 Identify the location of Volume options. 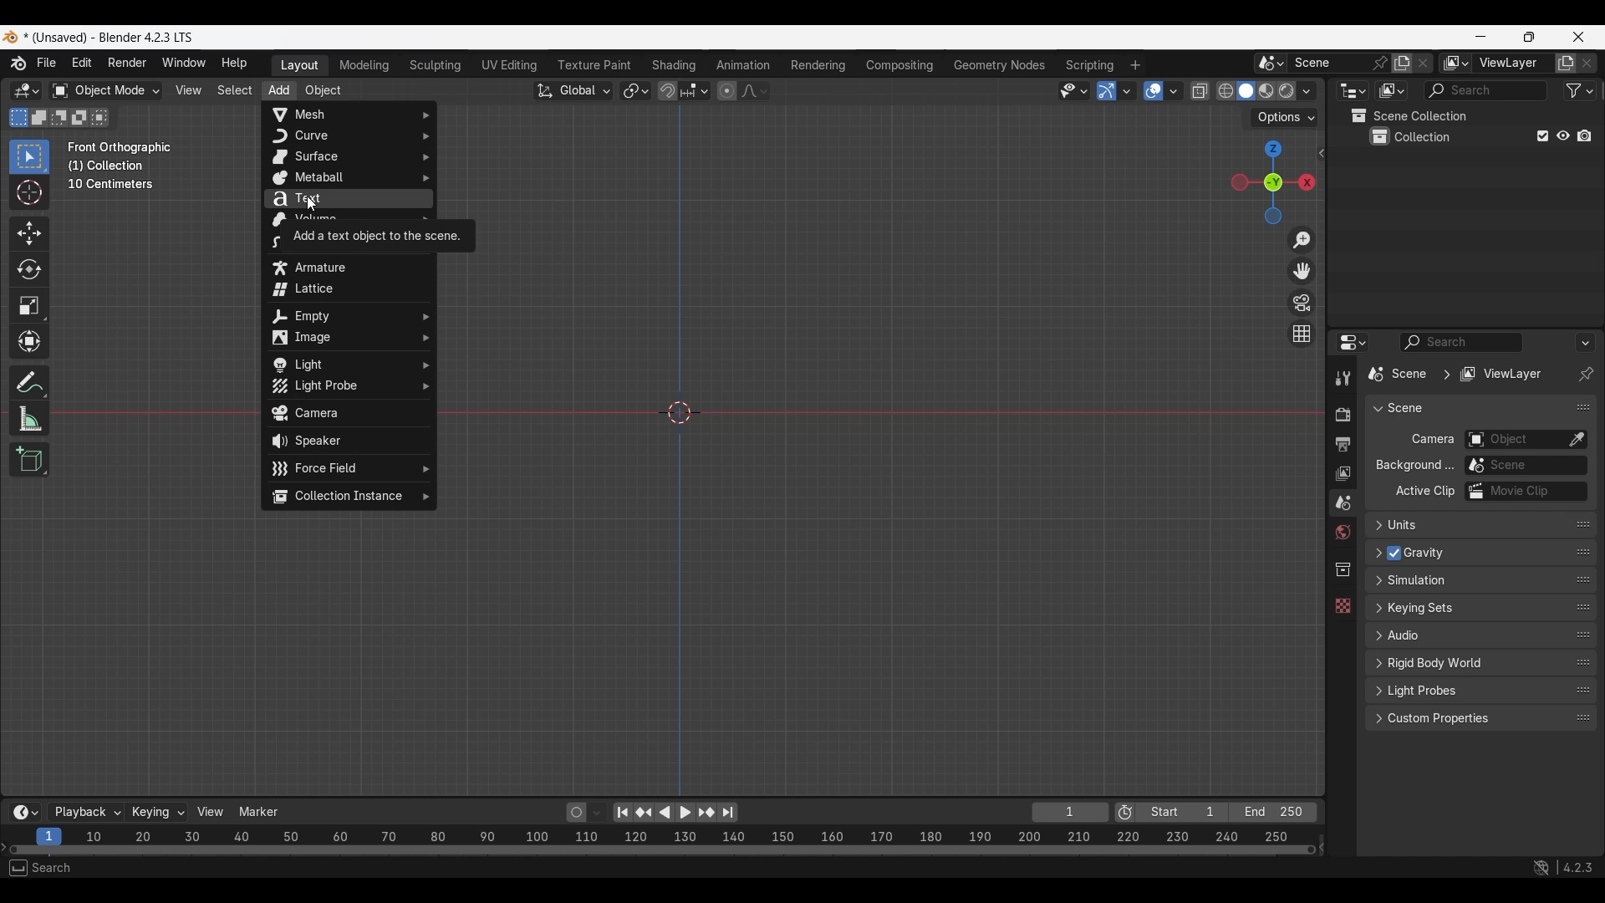
(349, 217).